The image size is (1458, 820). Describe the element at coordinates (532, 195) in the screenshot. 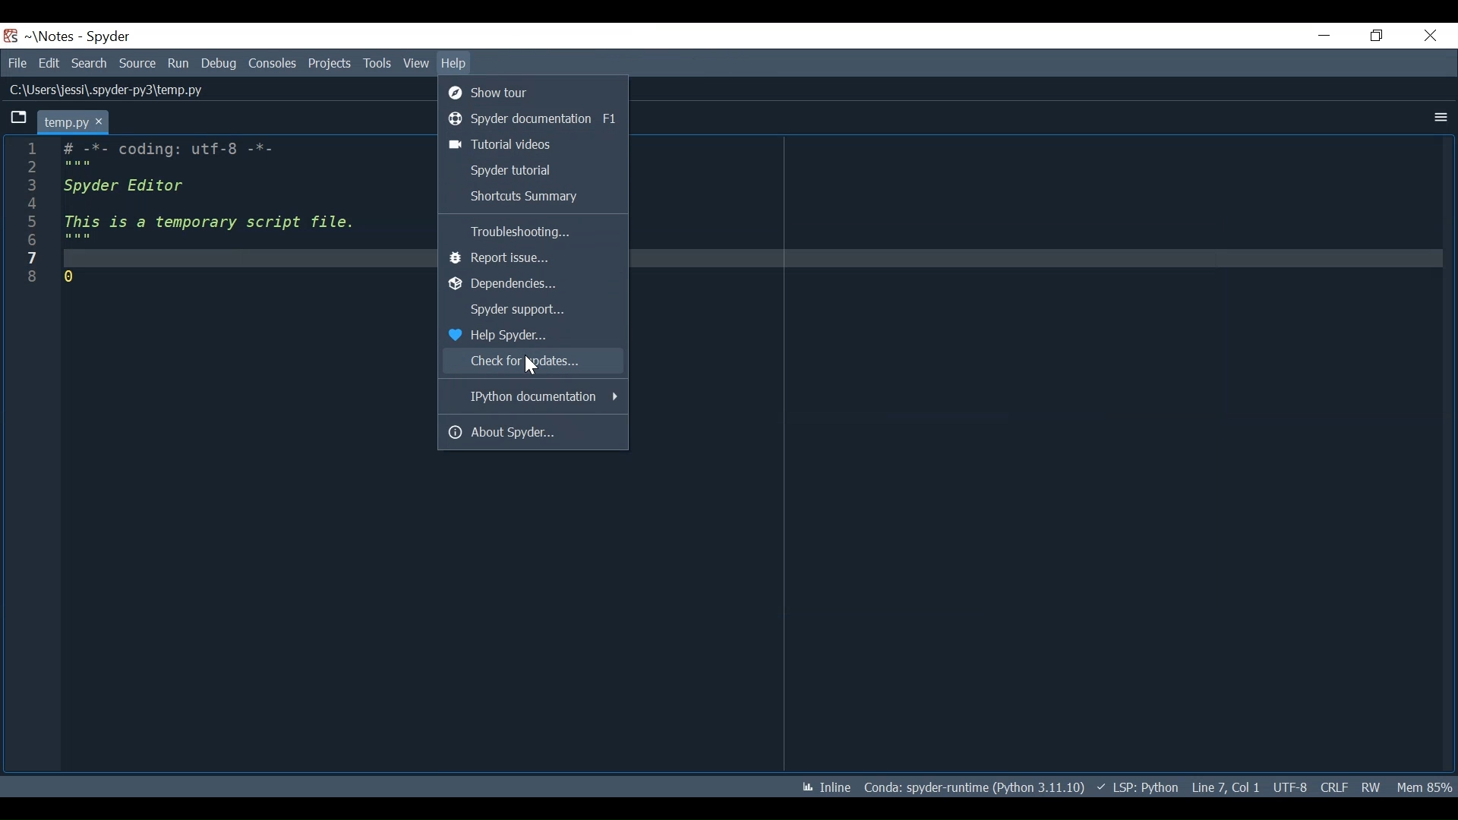

I see `Shortcut Summary` at that location.